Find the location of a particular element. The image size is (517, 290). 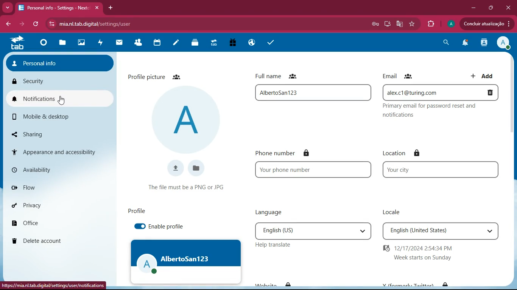

forward is located at coordinates (23, 24).